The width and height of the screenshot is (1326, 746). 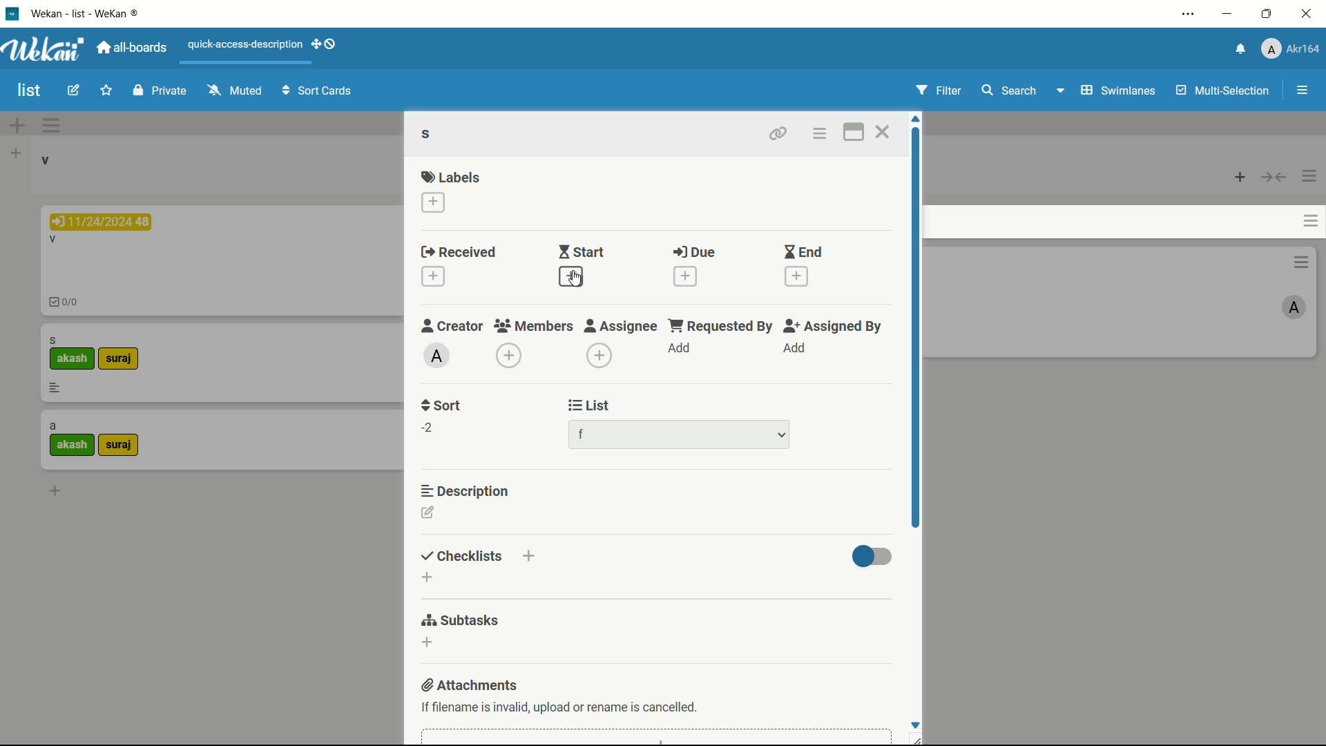 What do you see at coordinates (1120, 90) in the screenshot?
I see `swimlanes` at bounding box center [1120, 90].